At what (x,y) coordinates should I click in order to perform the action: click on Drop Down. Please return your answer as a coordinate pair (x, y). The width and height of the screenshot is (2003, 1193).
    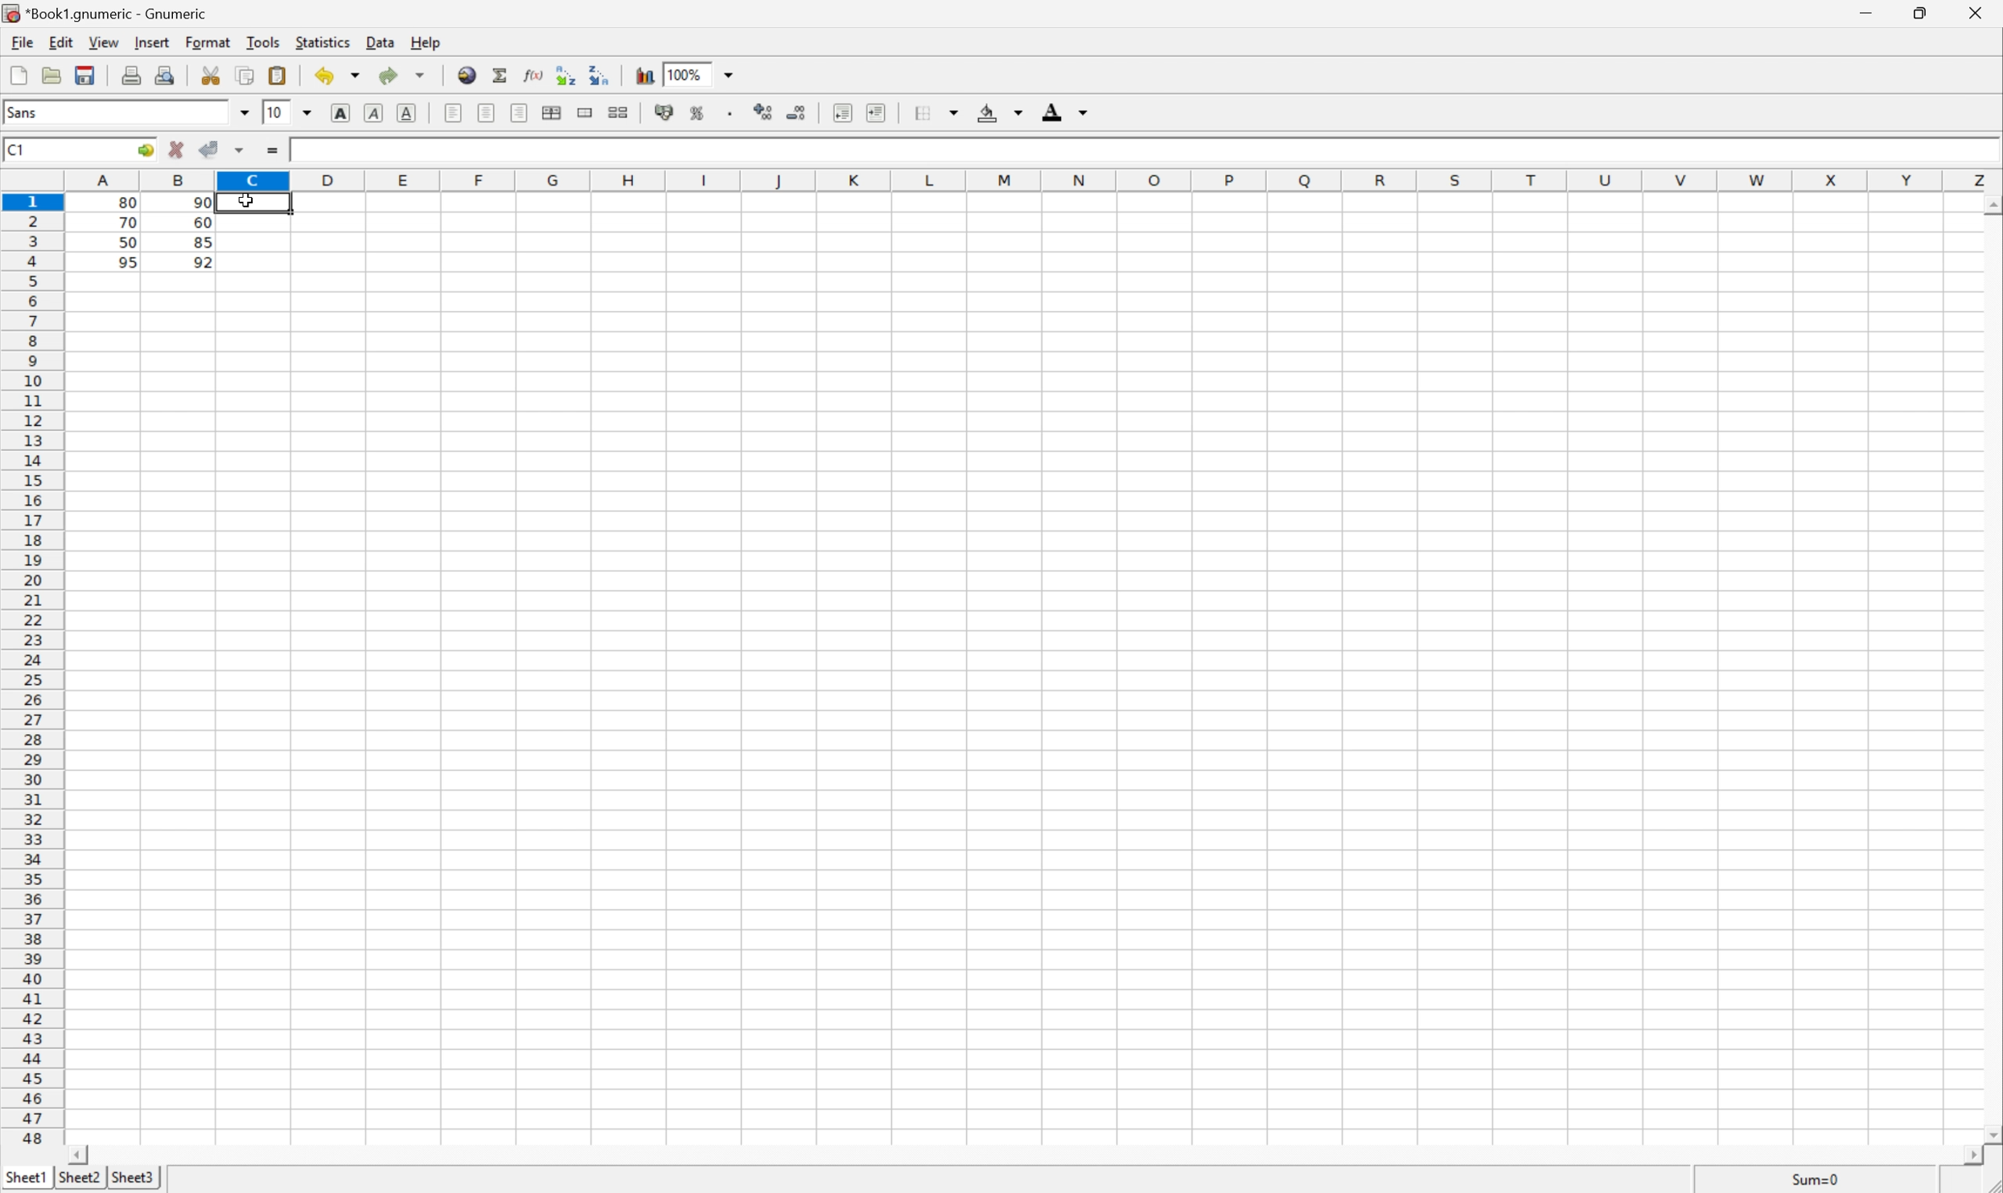
    Looking at the image, I should click on (420, 72).